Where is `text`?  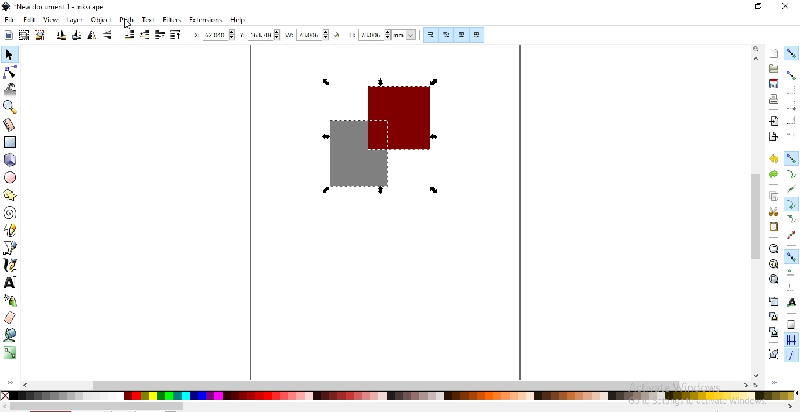 text is located at coordinates (148, 19).